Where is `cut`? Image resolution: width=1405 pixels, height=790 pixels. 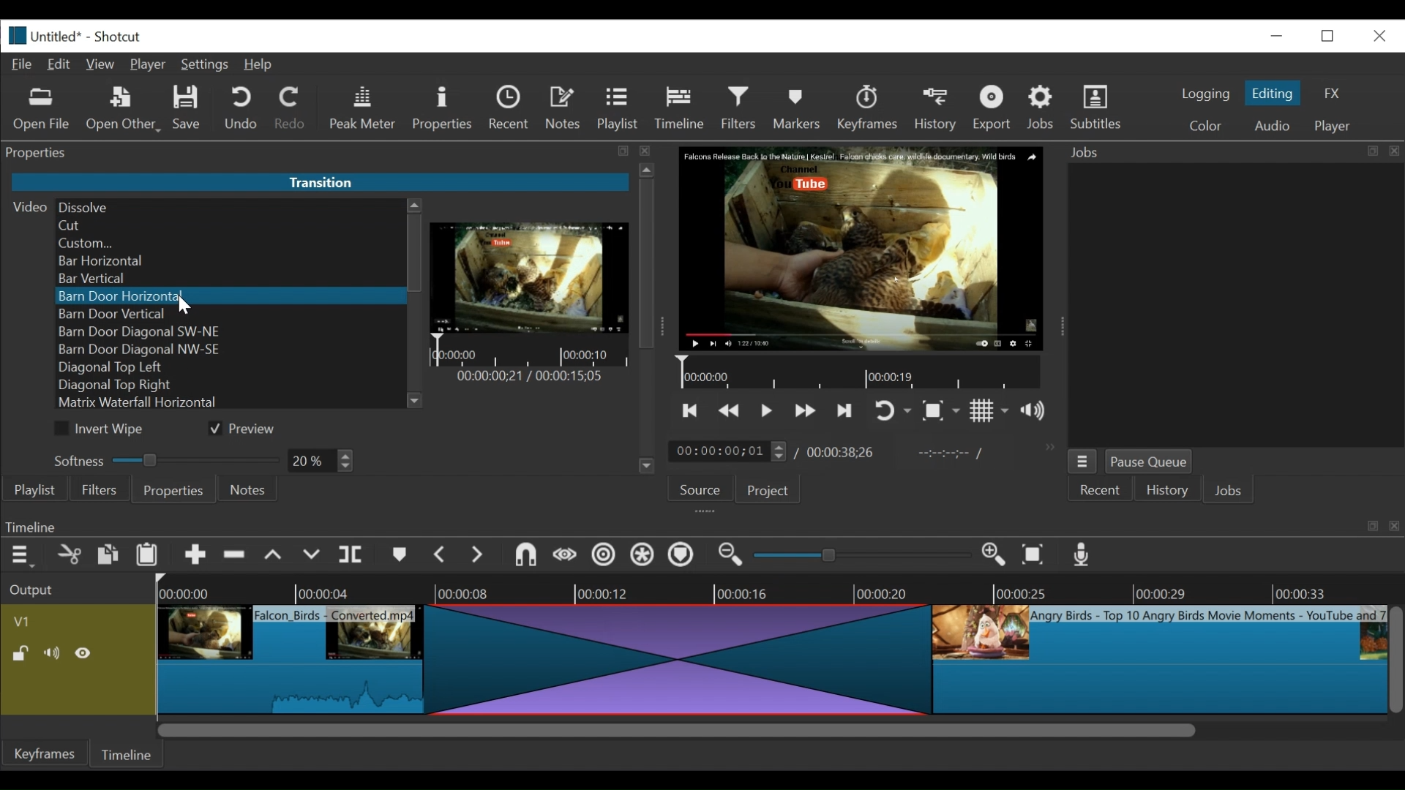 cut is located at coordinates (68, 556).